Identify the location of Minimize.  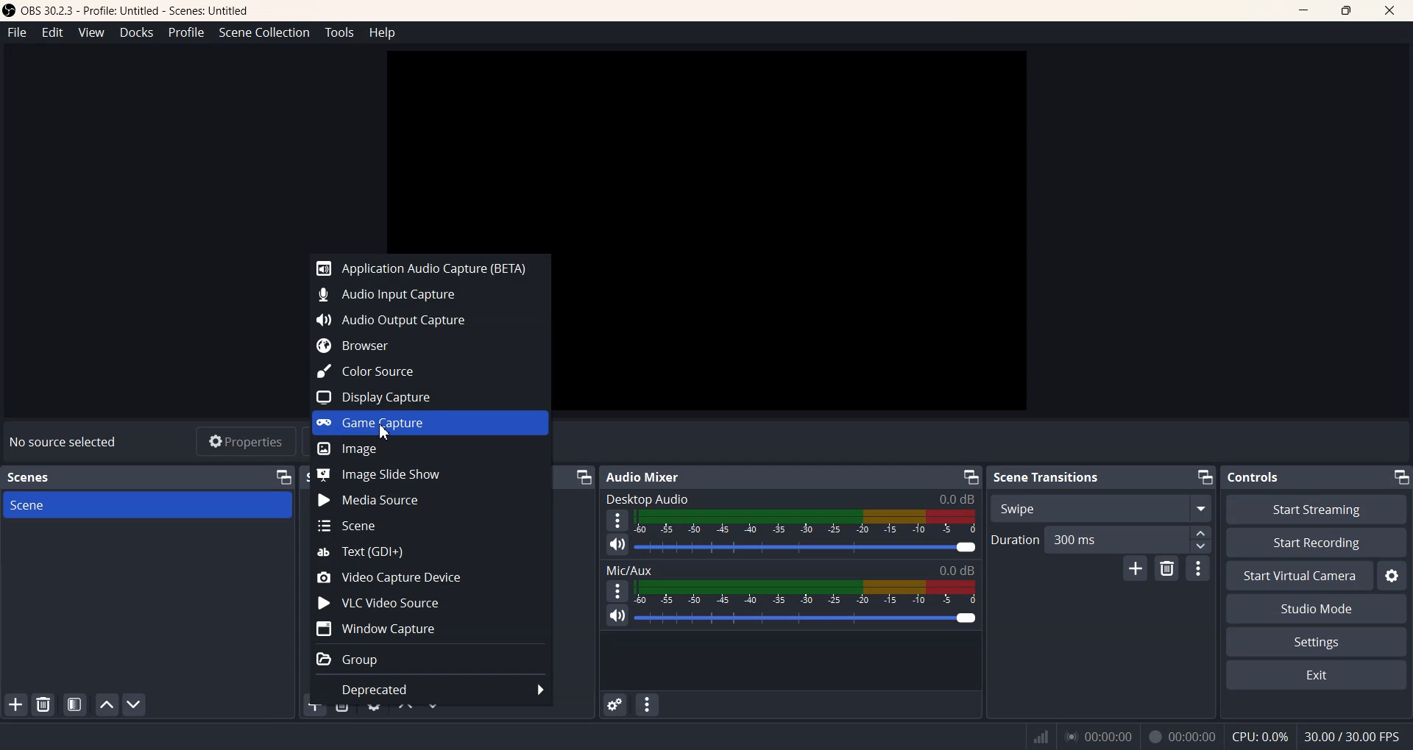
(283, 477).